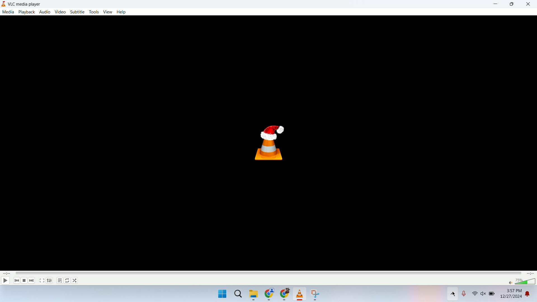 This screenshot has width=537, height=302. What do you see at coordinates (121, 12) in the screenshot?
I see `help` at bounding box center [121, 12].